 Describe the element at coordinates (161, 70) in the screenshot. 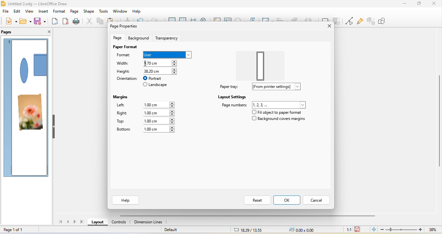

I see `38.20 cm` at that location.